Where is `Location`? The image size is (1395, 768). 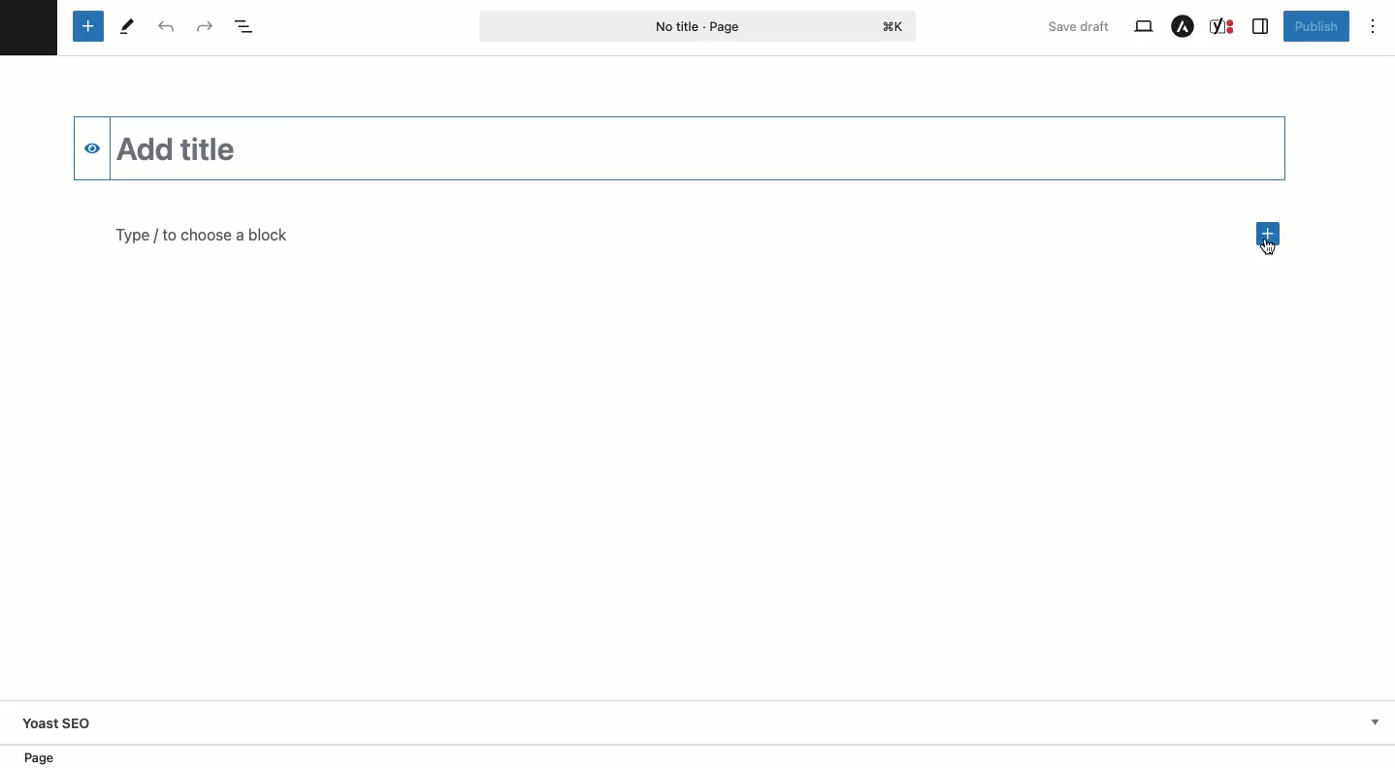
Location is located at coordinates (51, 756).